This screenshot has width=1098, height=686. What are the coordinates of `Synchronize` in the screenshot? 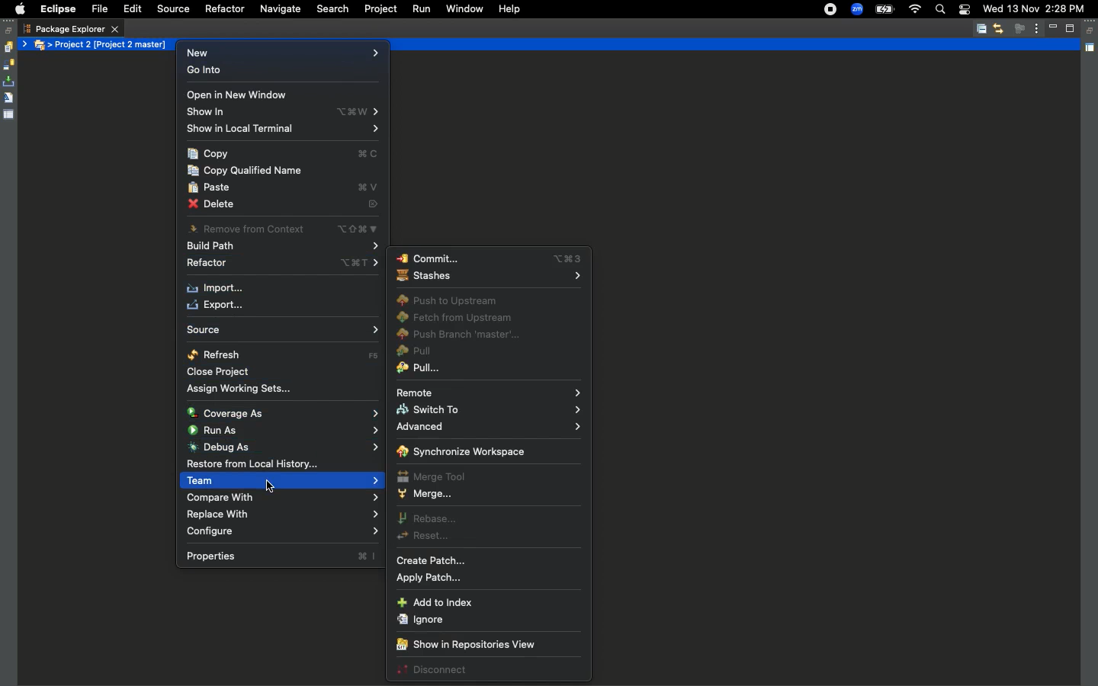 It's located at (8, 65).